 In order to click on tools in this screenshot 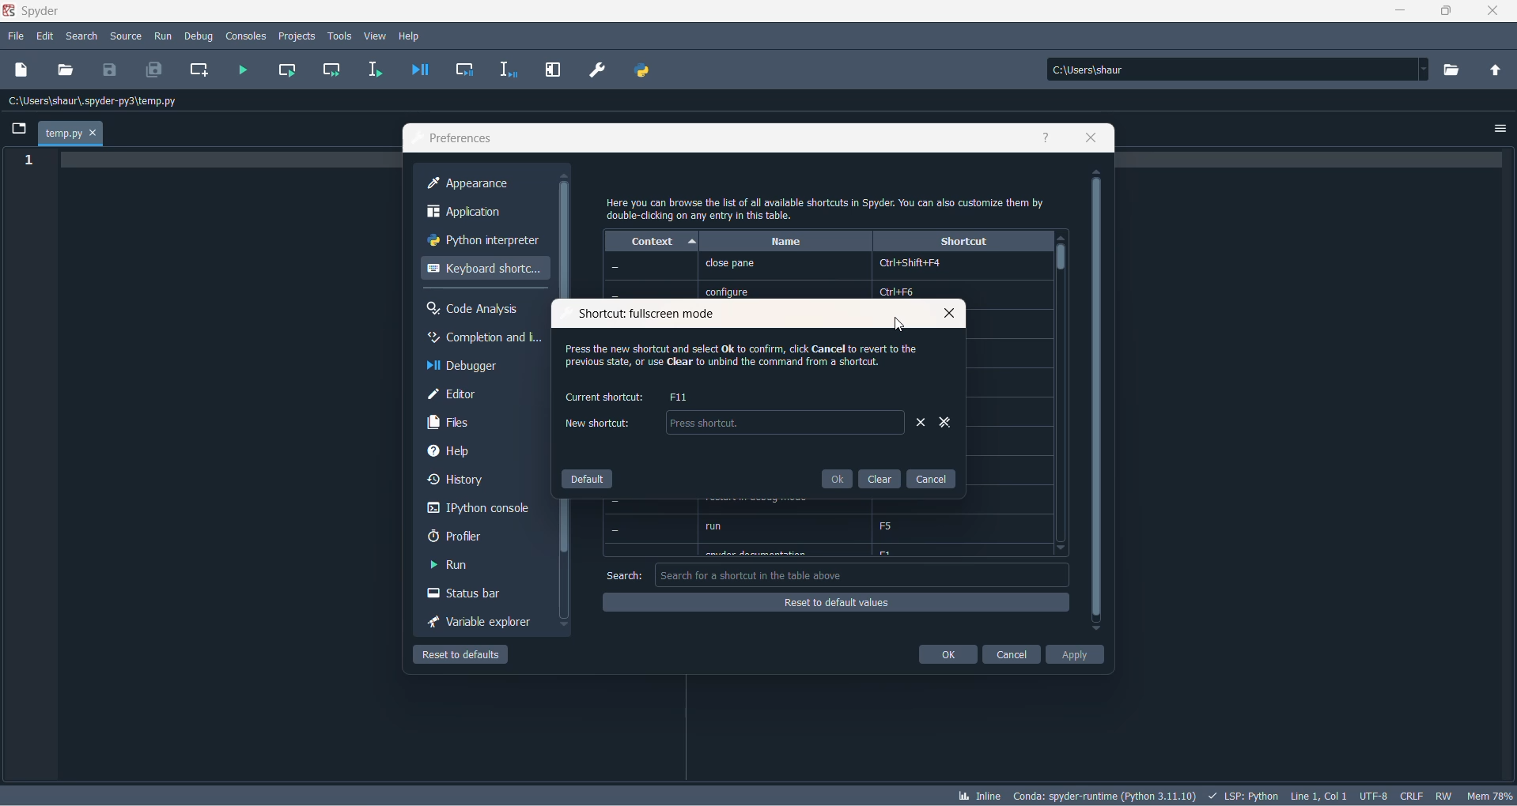, I will do `click(340, 36)`.